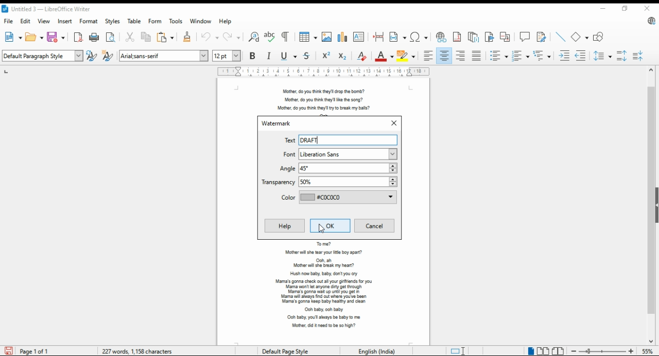 This screenshot has width=659, height=356. What do you see at coordinates (359, 37) in the screenshot?
I see `insert text box` at bounding box center [359, 37].